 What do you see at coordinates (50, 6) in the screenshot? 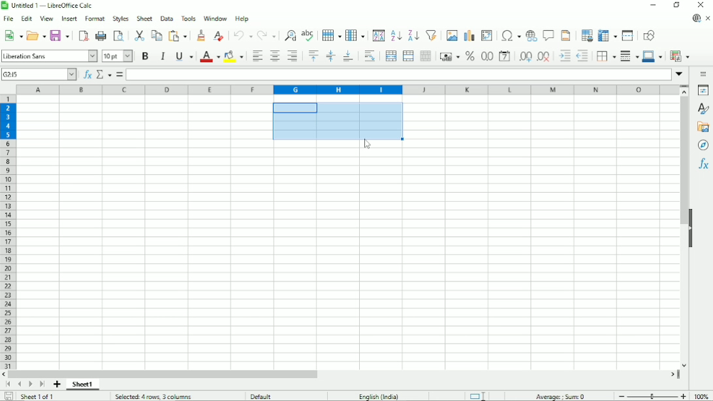
I see `Title` at bounding box center [50, 6].